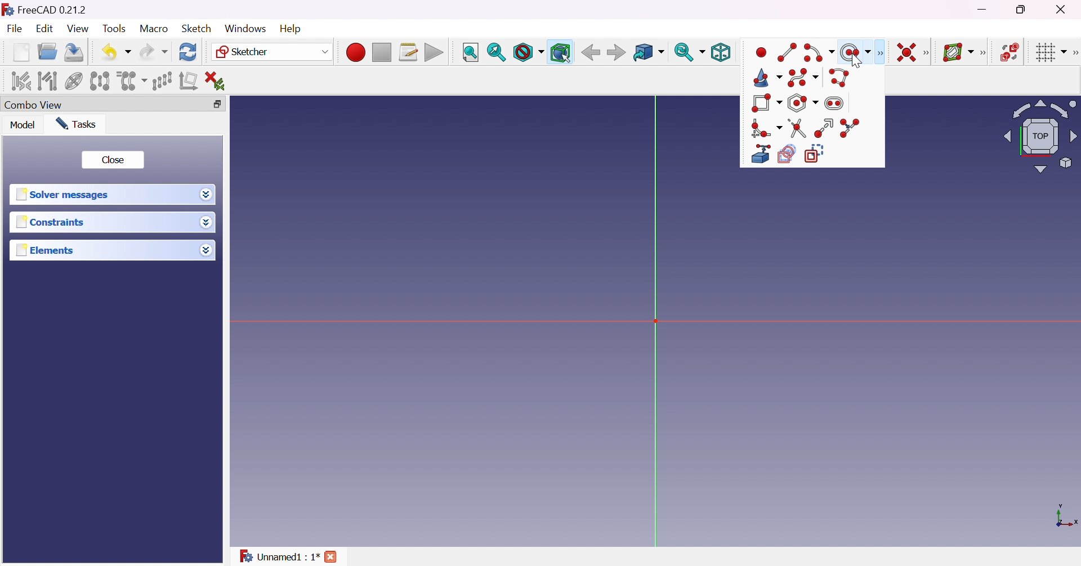  I want to click on Constraints, so click(51, 223).